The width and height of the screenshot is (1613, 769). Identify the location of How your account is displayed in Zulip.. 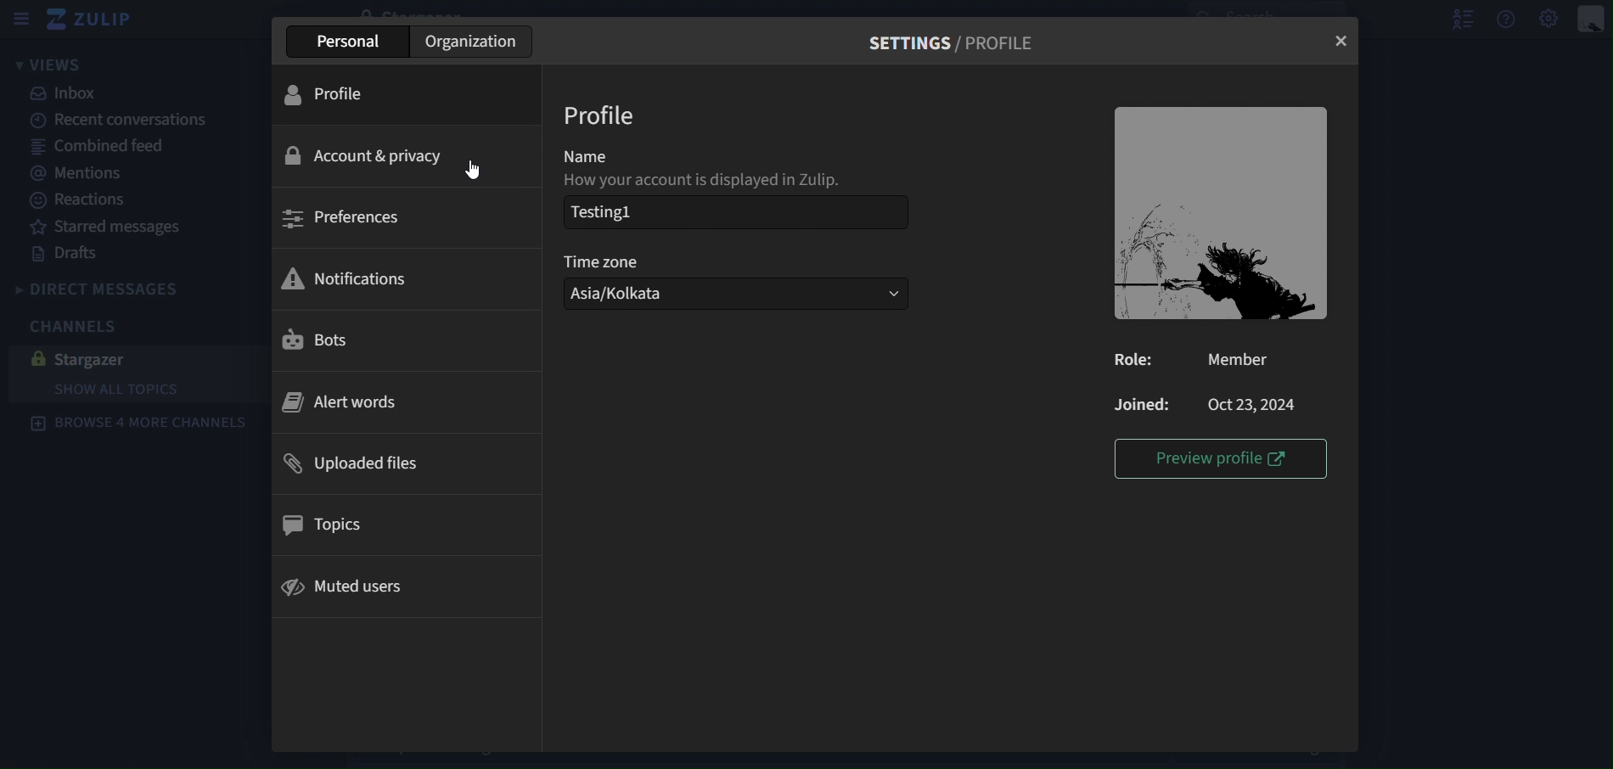
(708, 182).